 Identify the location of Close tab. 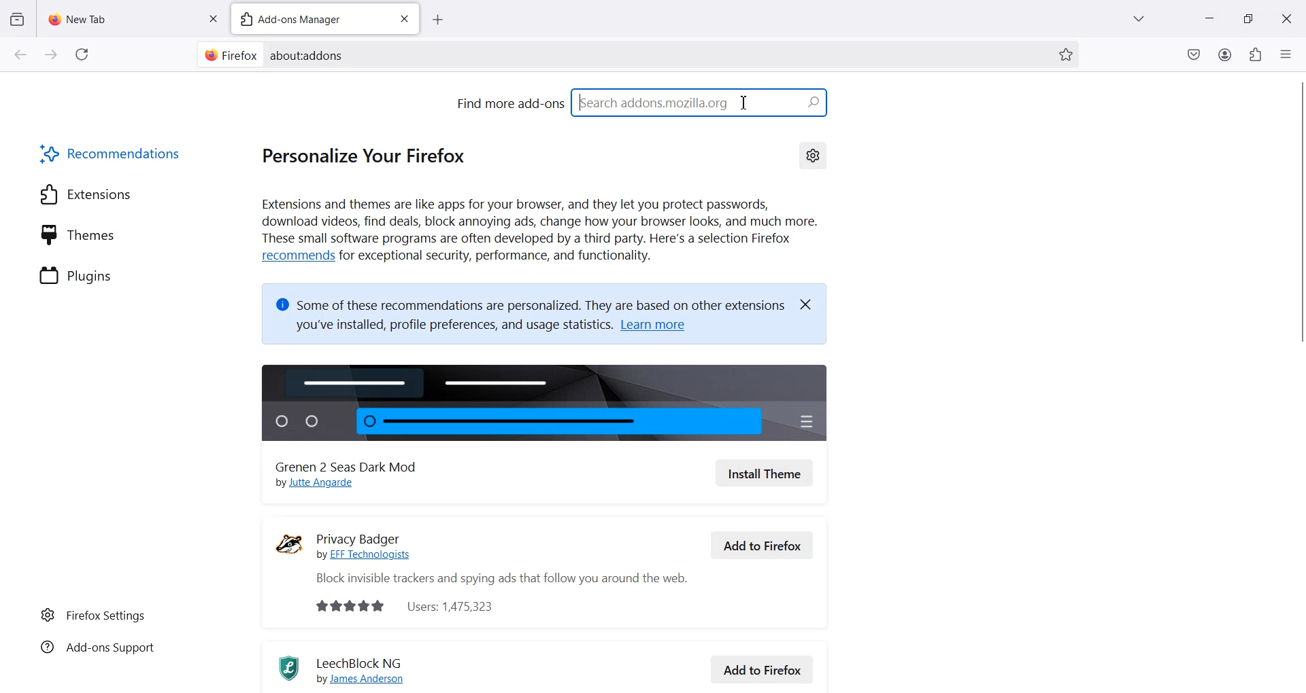
(213, 17).